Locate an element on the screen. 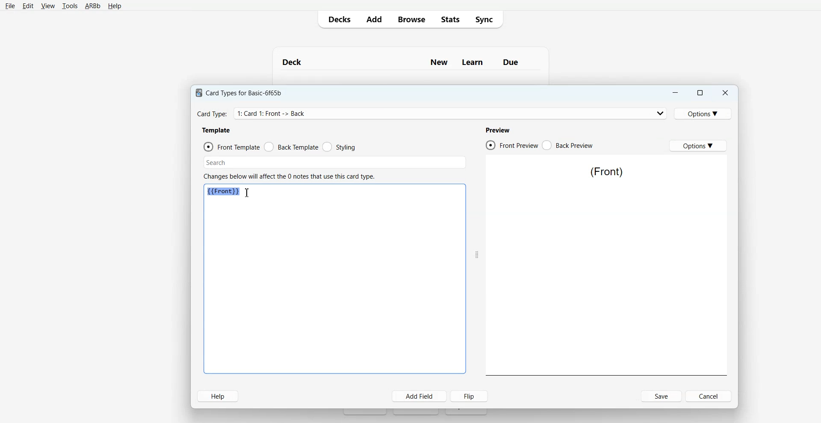 The width and height of the screenshot is (821, 423). Text 4 is located at coordinates (499, 129).